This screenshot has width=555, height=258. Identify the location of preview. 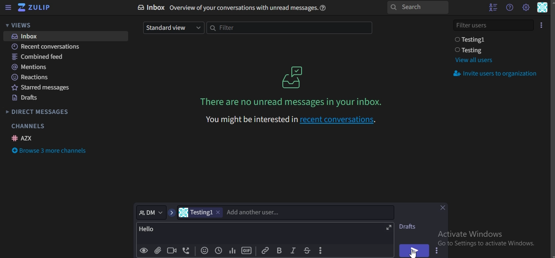
(144, 251).